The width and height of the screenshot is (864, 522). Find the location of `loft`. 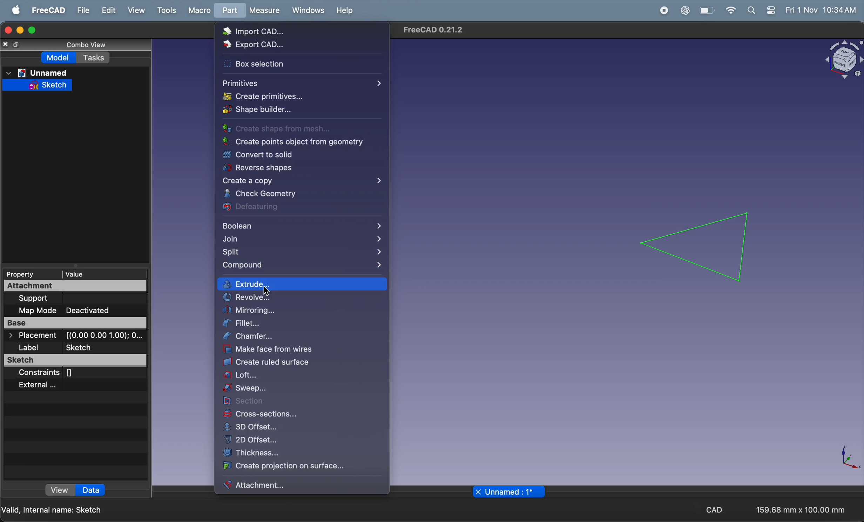

loft is located at coordinates (302, 376).